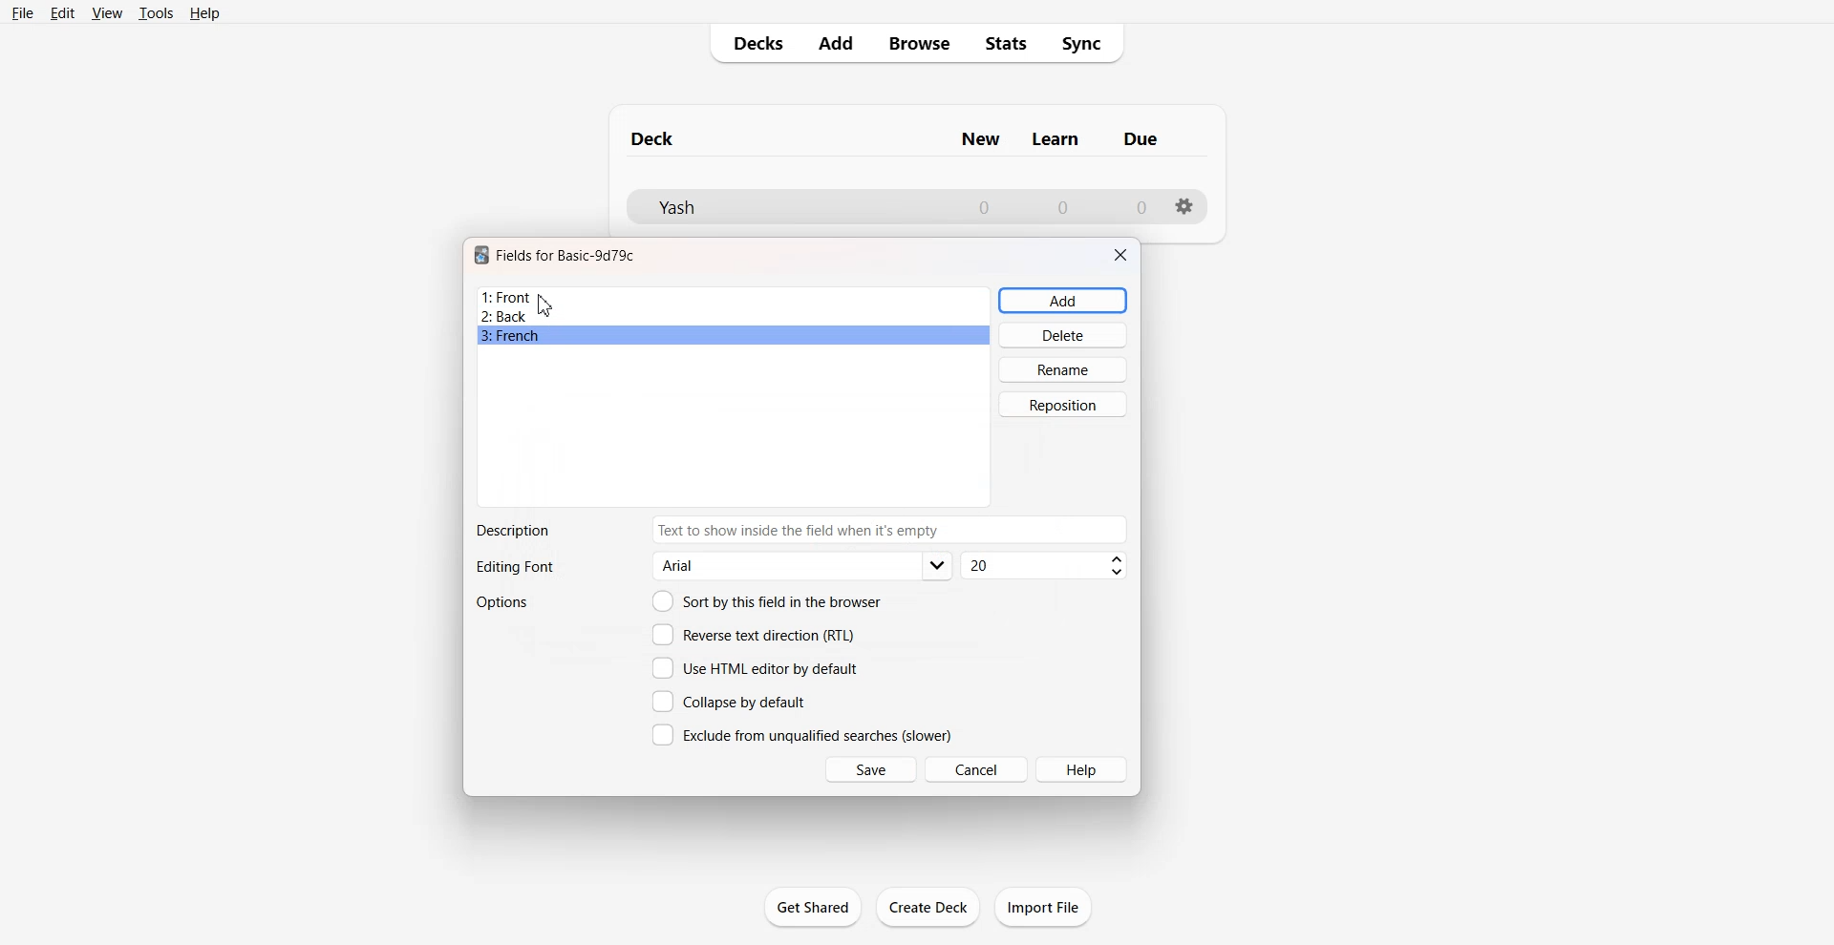  What do you see at coordinates (813, 907) in the screenshot?
I see `Get Shared` at bounding box center [813, 907].